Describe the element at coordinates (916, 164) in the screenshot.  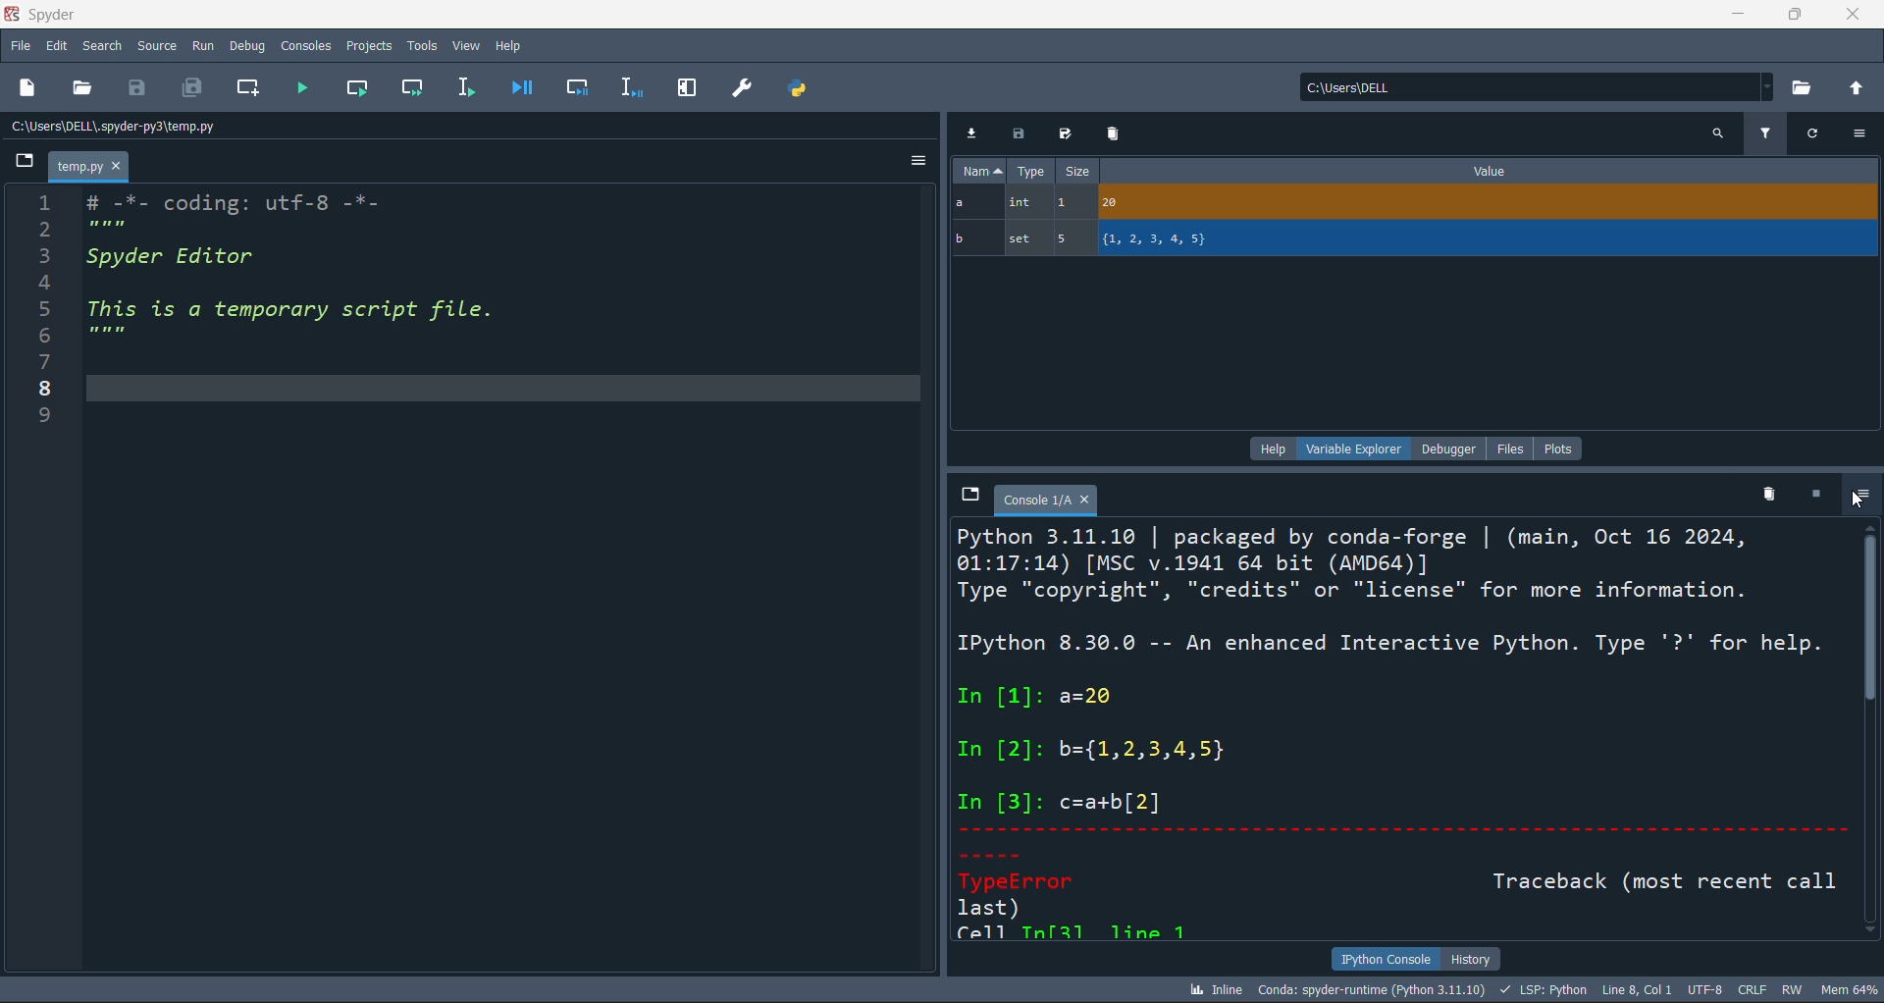
I see `options` at that location.